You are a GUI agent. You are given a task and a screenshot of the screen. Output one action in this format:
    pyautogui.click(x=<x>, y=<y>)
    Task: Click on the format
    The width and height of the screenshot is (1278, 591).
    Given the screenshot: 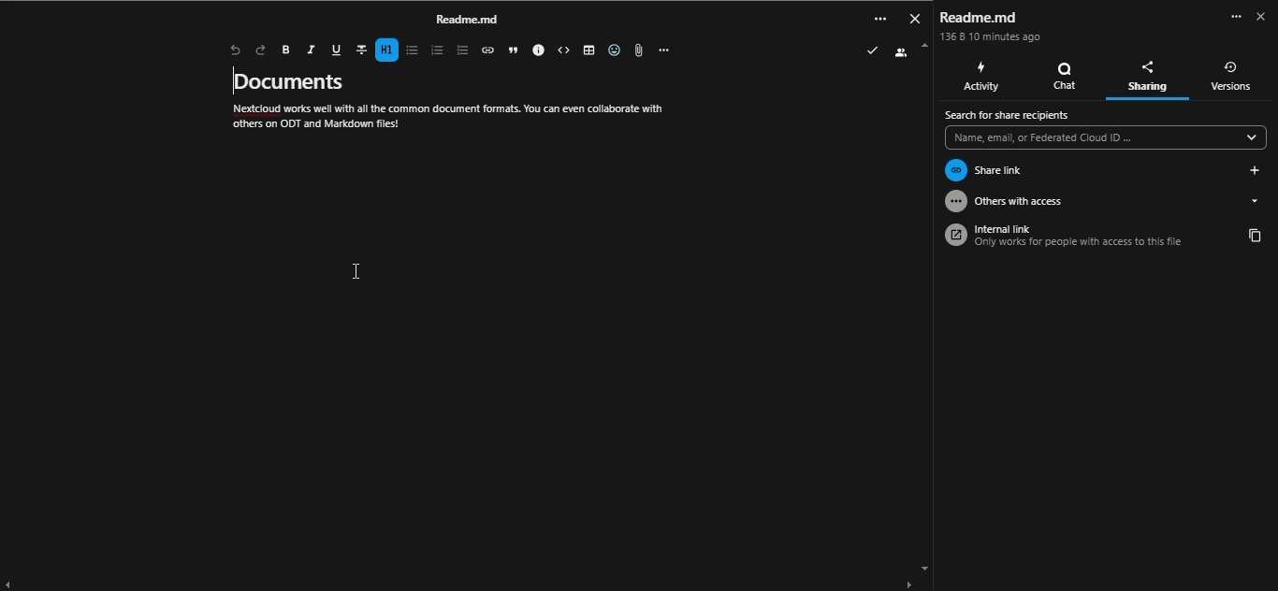 What is the action you would take?
    pyautogui.click(x=360, y=49)
    